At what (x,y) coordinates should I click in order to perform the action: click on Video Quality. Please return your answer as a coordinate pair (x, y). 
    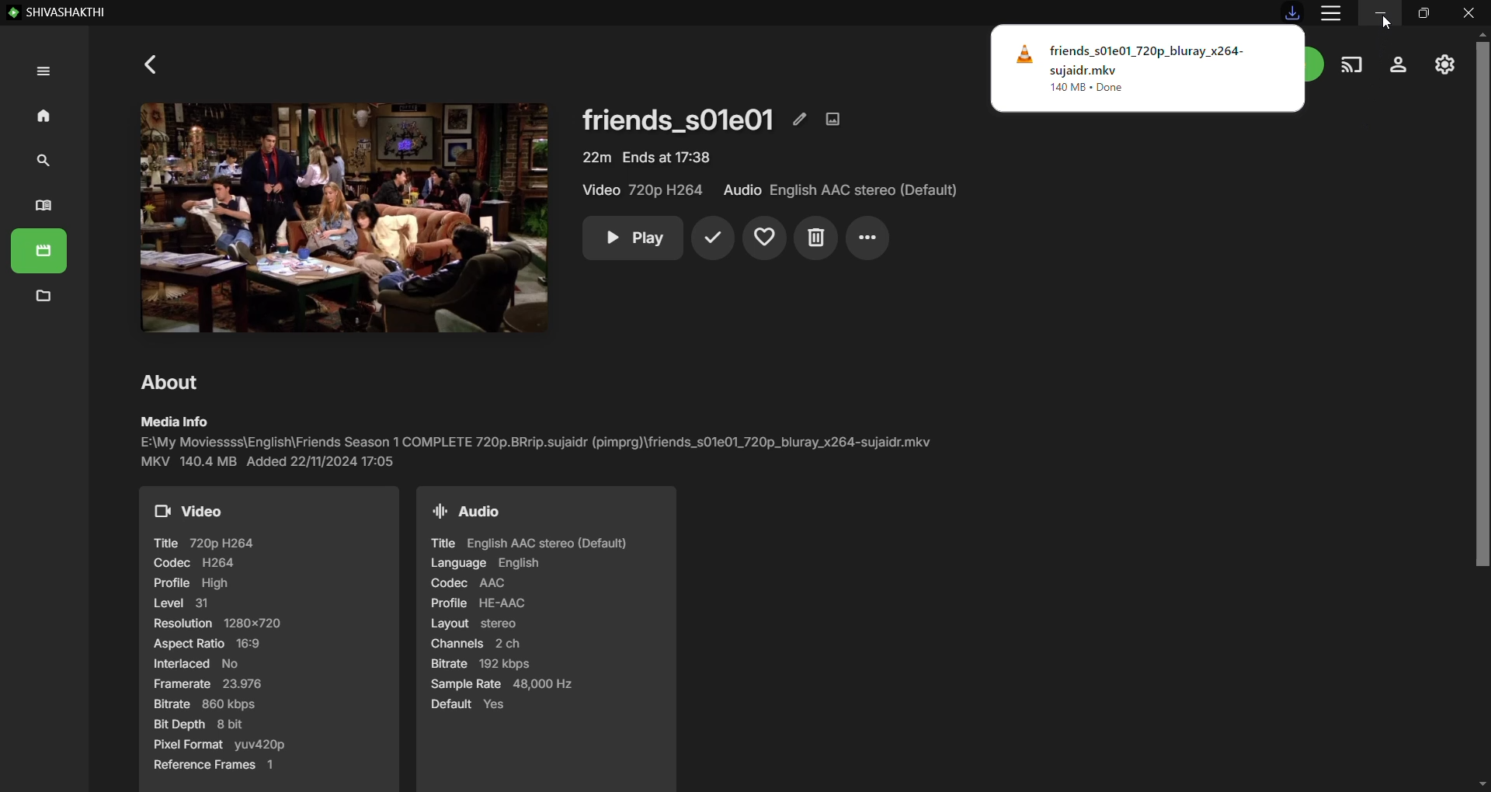
    Looking at the image, I should click on (645, 190).